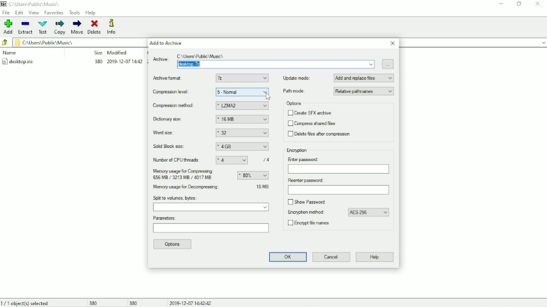 Image resolution: width=547 pixels, height=307 pixels. Describe the element at coordinates (242, 106) in the screenshot. I see `LZMA2` at that location.